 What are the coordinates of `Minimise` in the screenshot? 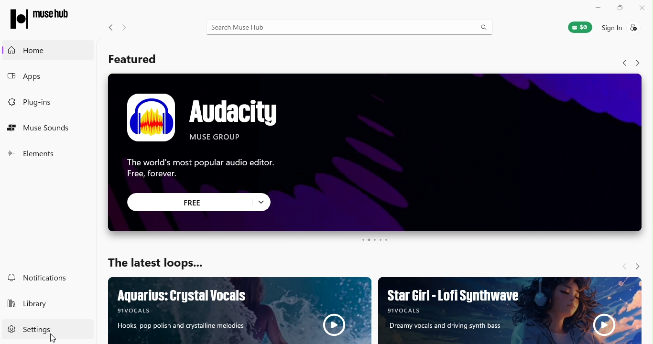 It's located at (598, 8).